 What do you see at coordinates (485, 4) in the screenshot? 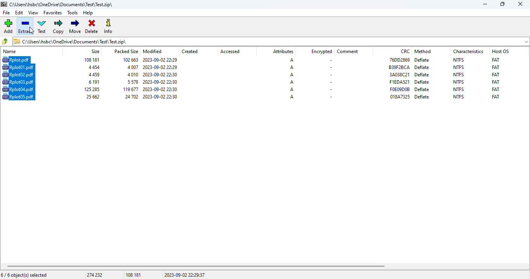
I see `minimize` at bounding box center [485, 4].